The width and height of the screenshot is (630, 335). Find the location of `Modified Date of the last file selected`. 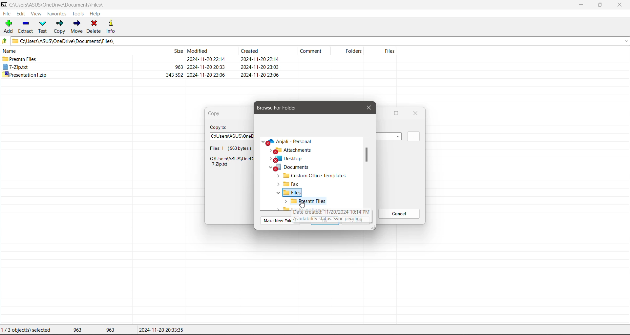

Modified Date of the last file selected is located at coordinates (161, 330).